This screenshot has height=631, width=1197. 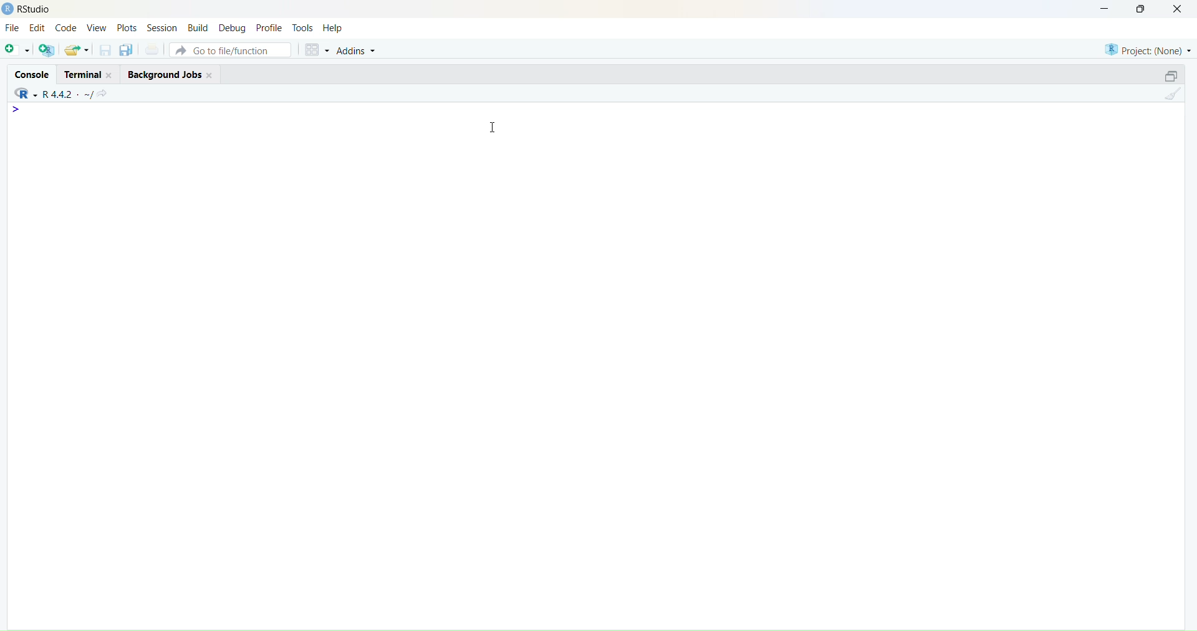 What do you see at coordinates (1170, 99) in the screenshot?
I see `Clear Console (Ctrl + L)` at bounding box center [1170, 99].